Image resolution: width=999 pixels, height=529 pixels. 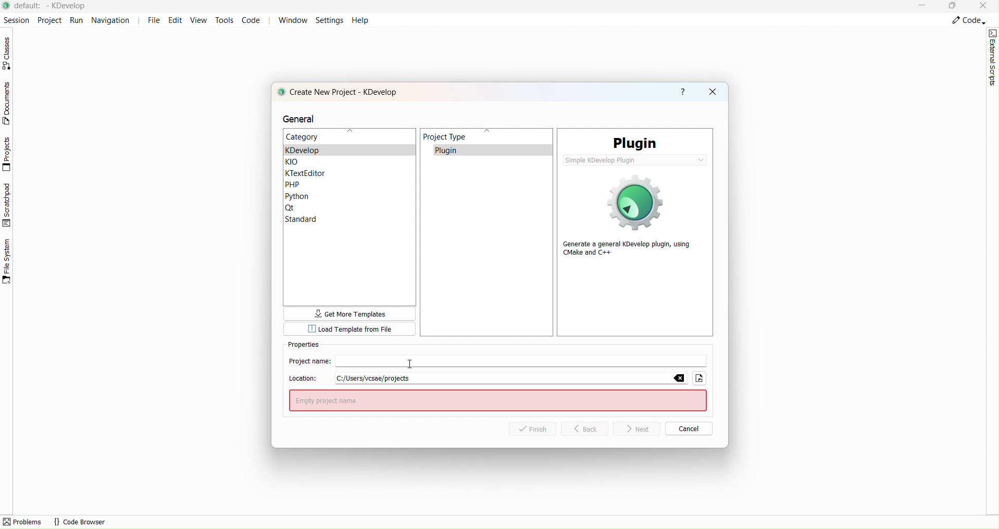 I want to click on Run, so click(x=77, y=20).